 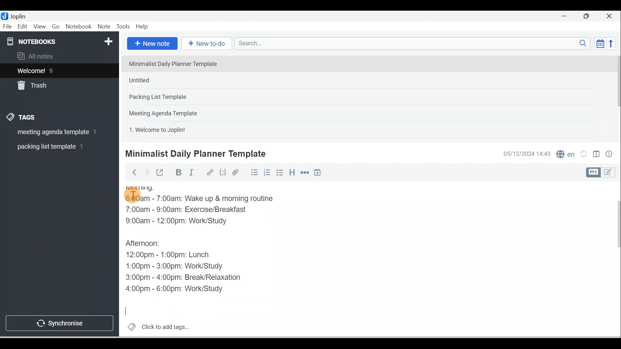 I want to click on New note, so click(x=151, y=44).